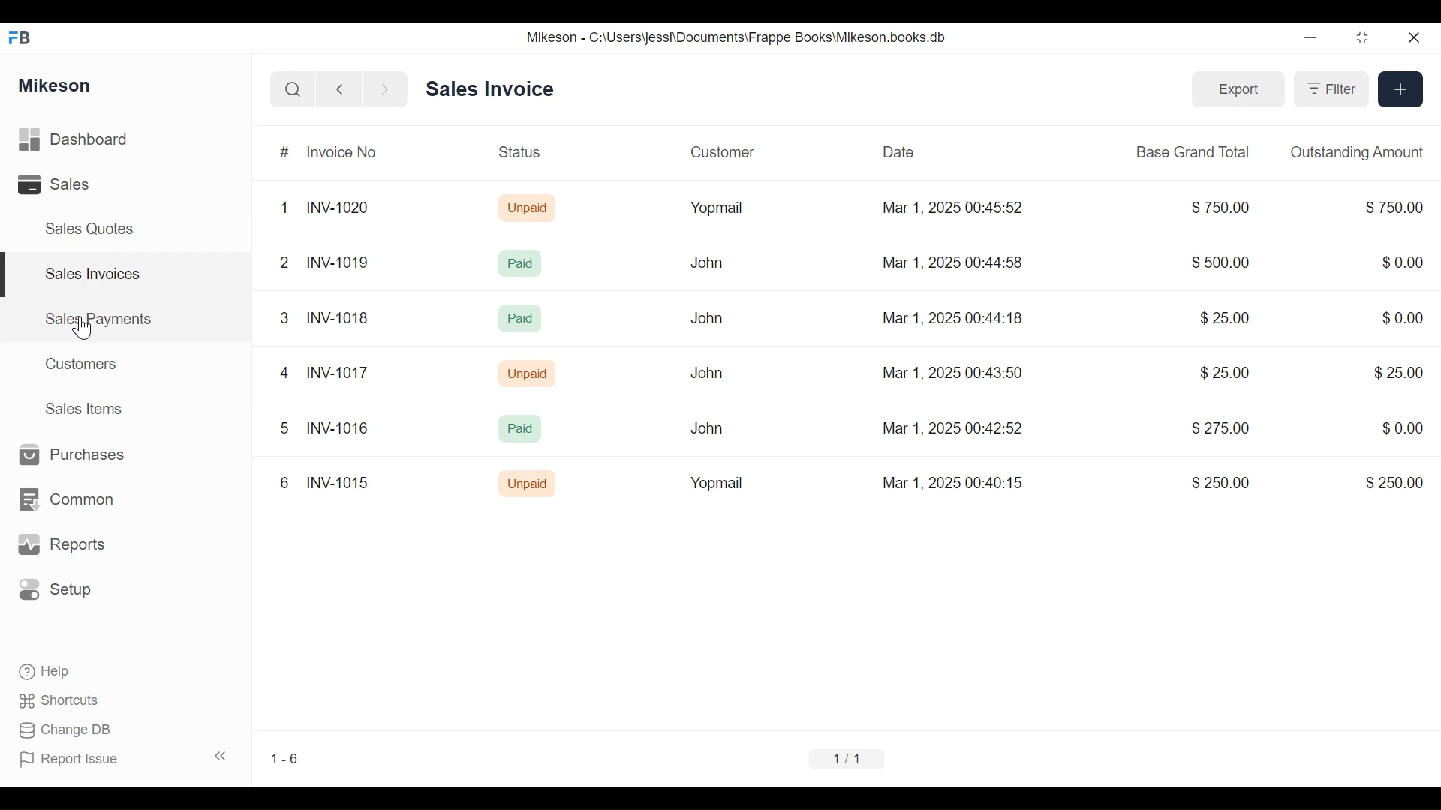  Describe the element at coordinates (24, 35) in the screenshot. I see `FB` at that location.